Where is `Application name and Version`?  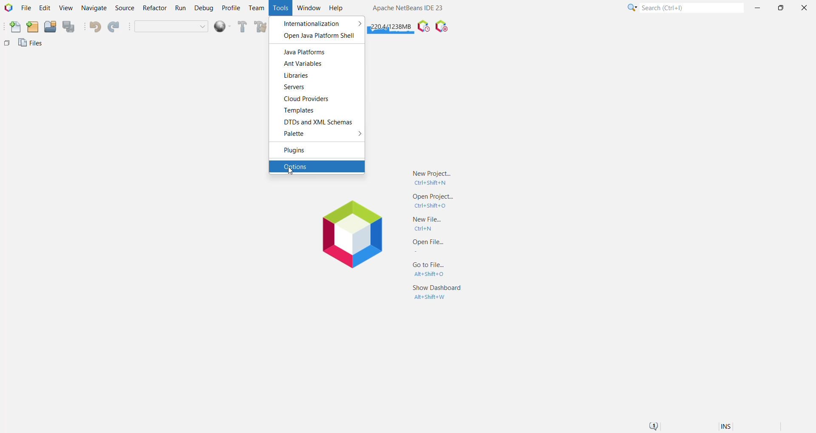 Application name and Version is located at coordinates (407, 9).